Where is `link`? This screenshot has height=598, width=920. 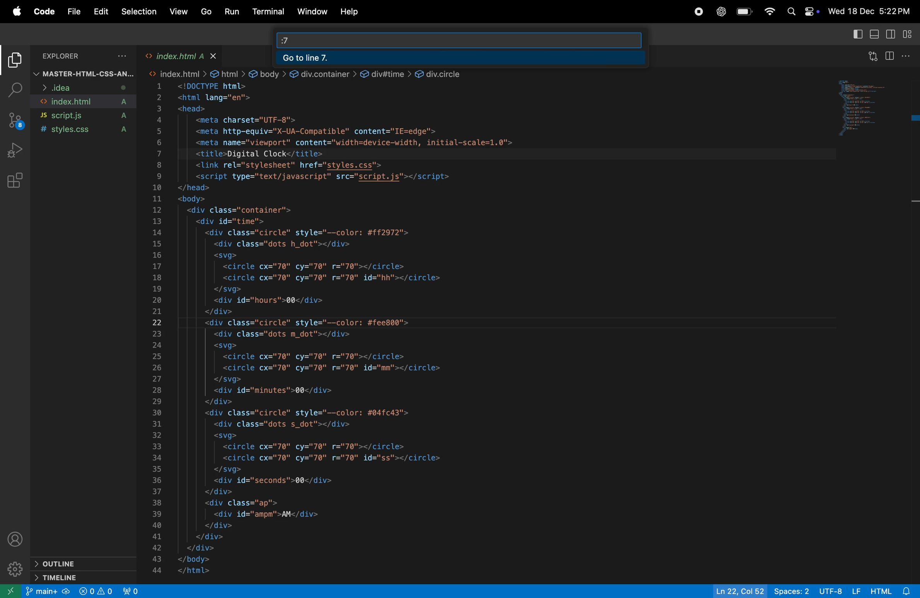 link is located at coordinates (269, 71).